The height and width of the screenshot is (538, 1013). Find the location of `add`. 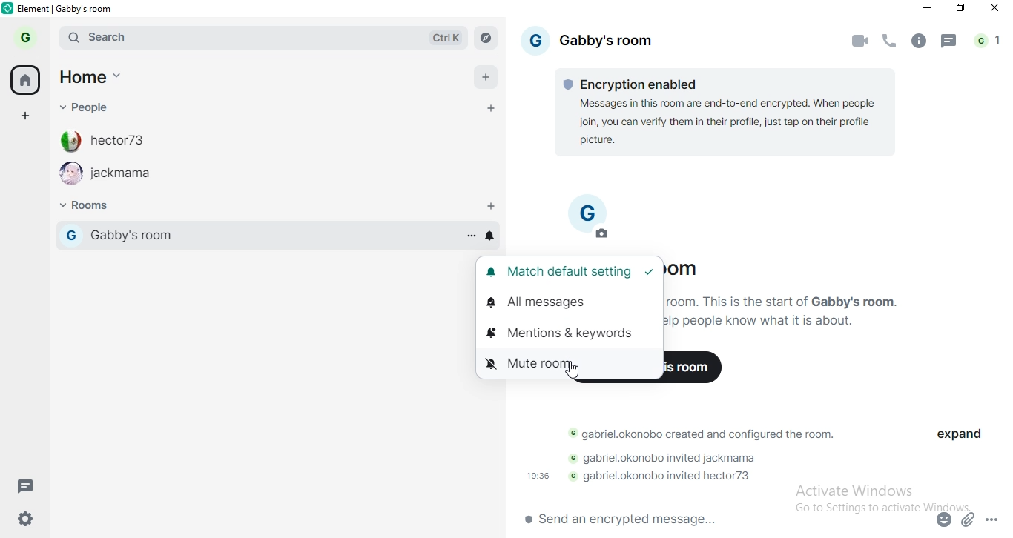

add is located at coordinates (485, 77).